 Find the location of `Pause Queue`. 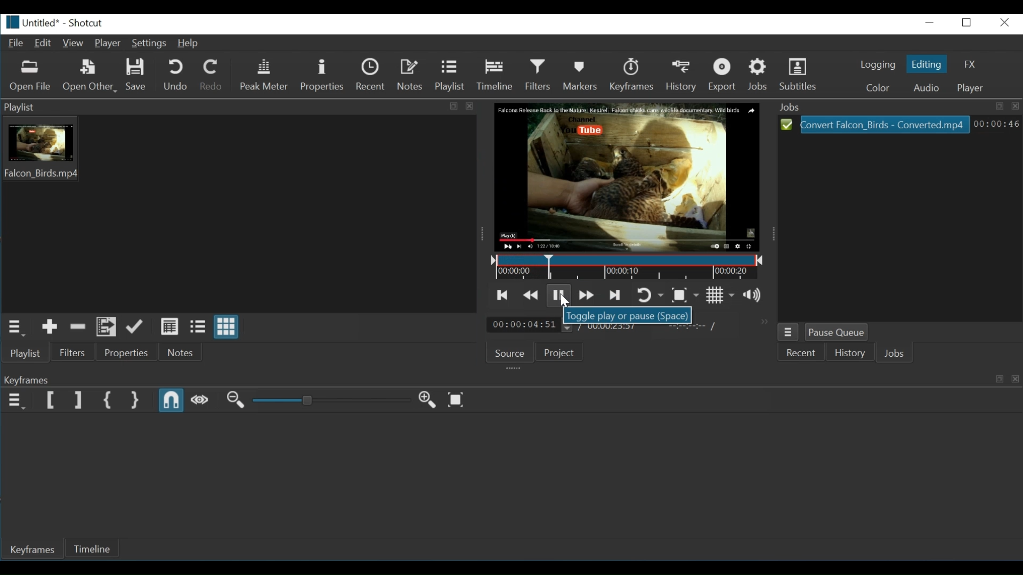

Pause Queue is located at coordinates (838, 332).